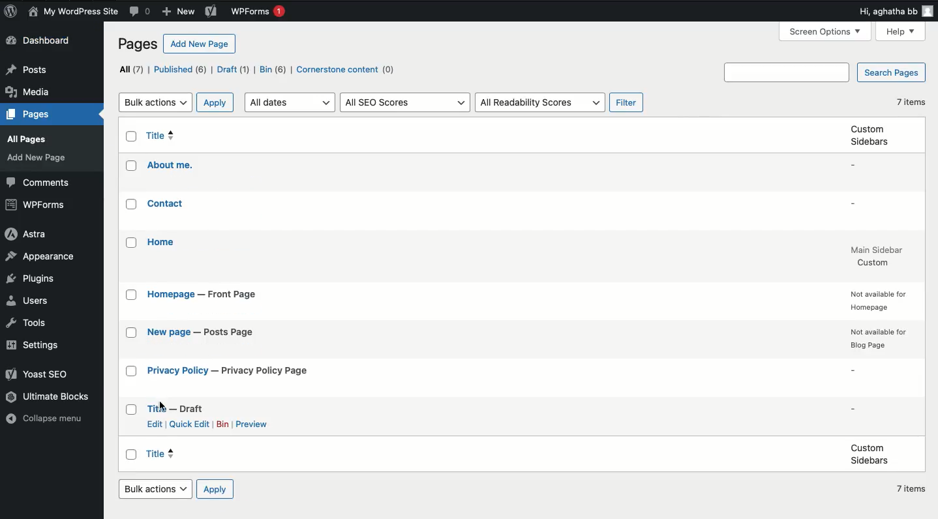  What do you see at coordinates (257, 12) in the screenshot?
I see `WPForms` at bounding box center [257, 12].